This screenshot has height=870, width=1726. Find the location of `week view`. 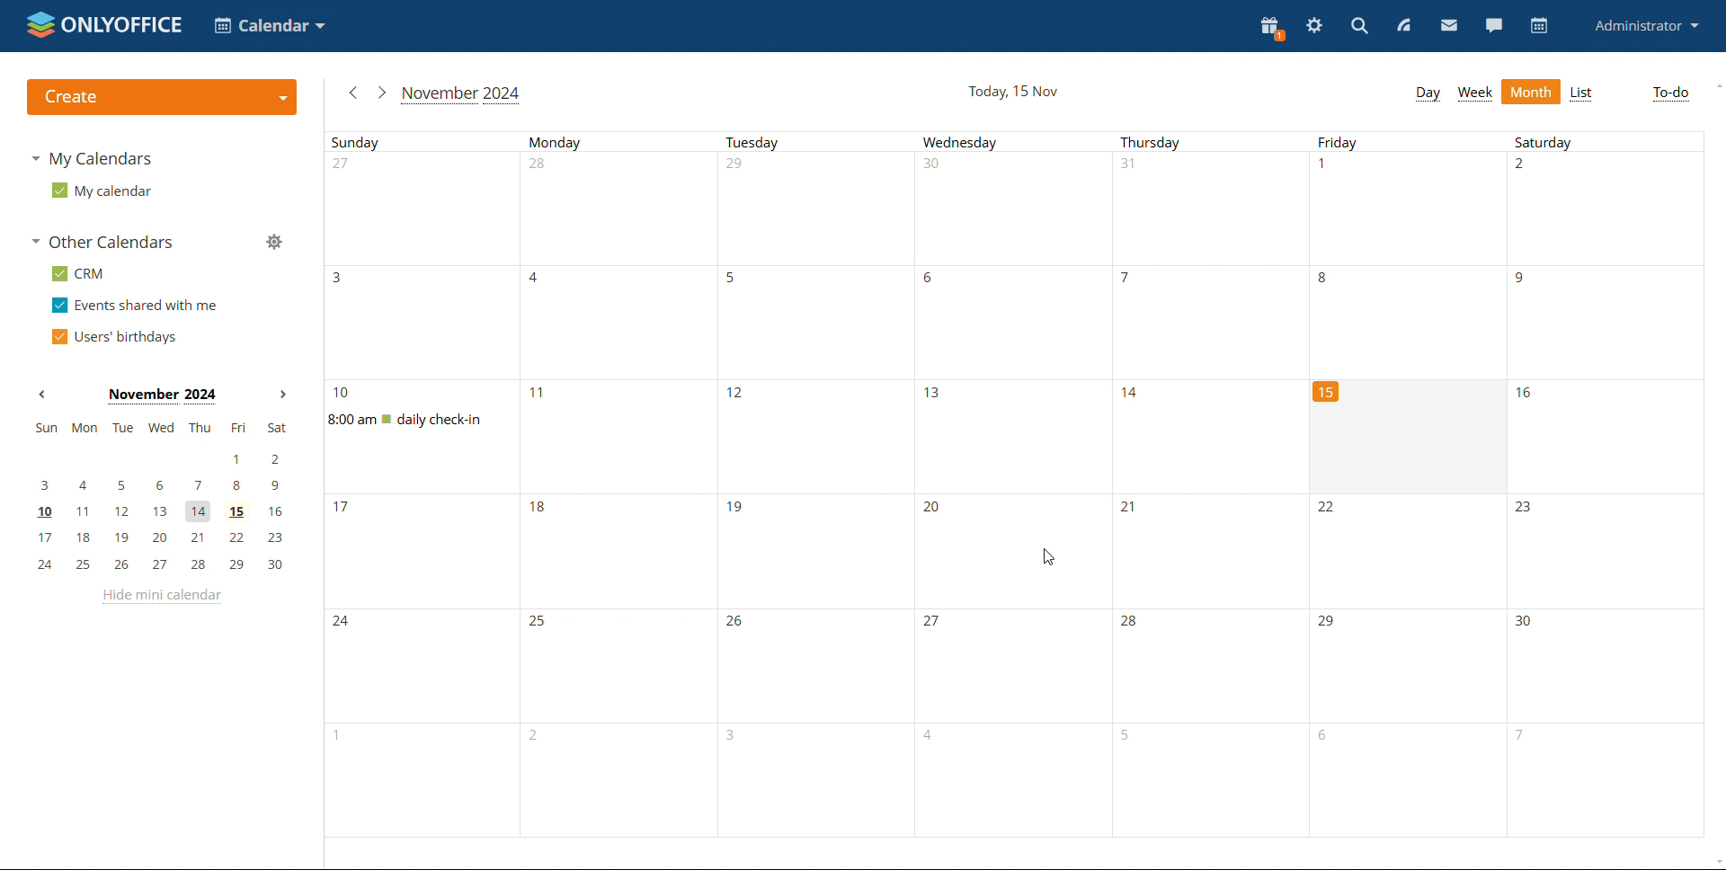

week view is located at coordinates (1474, 93).